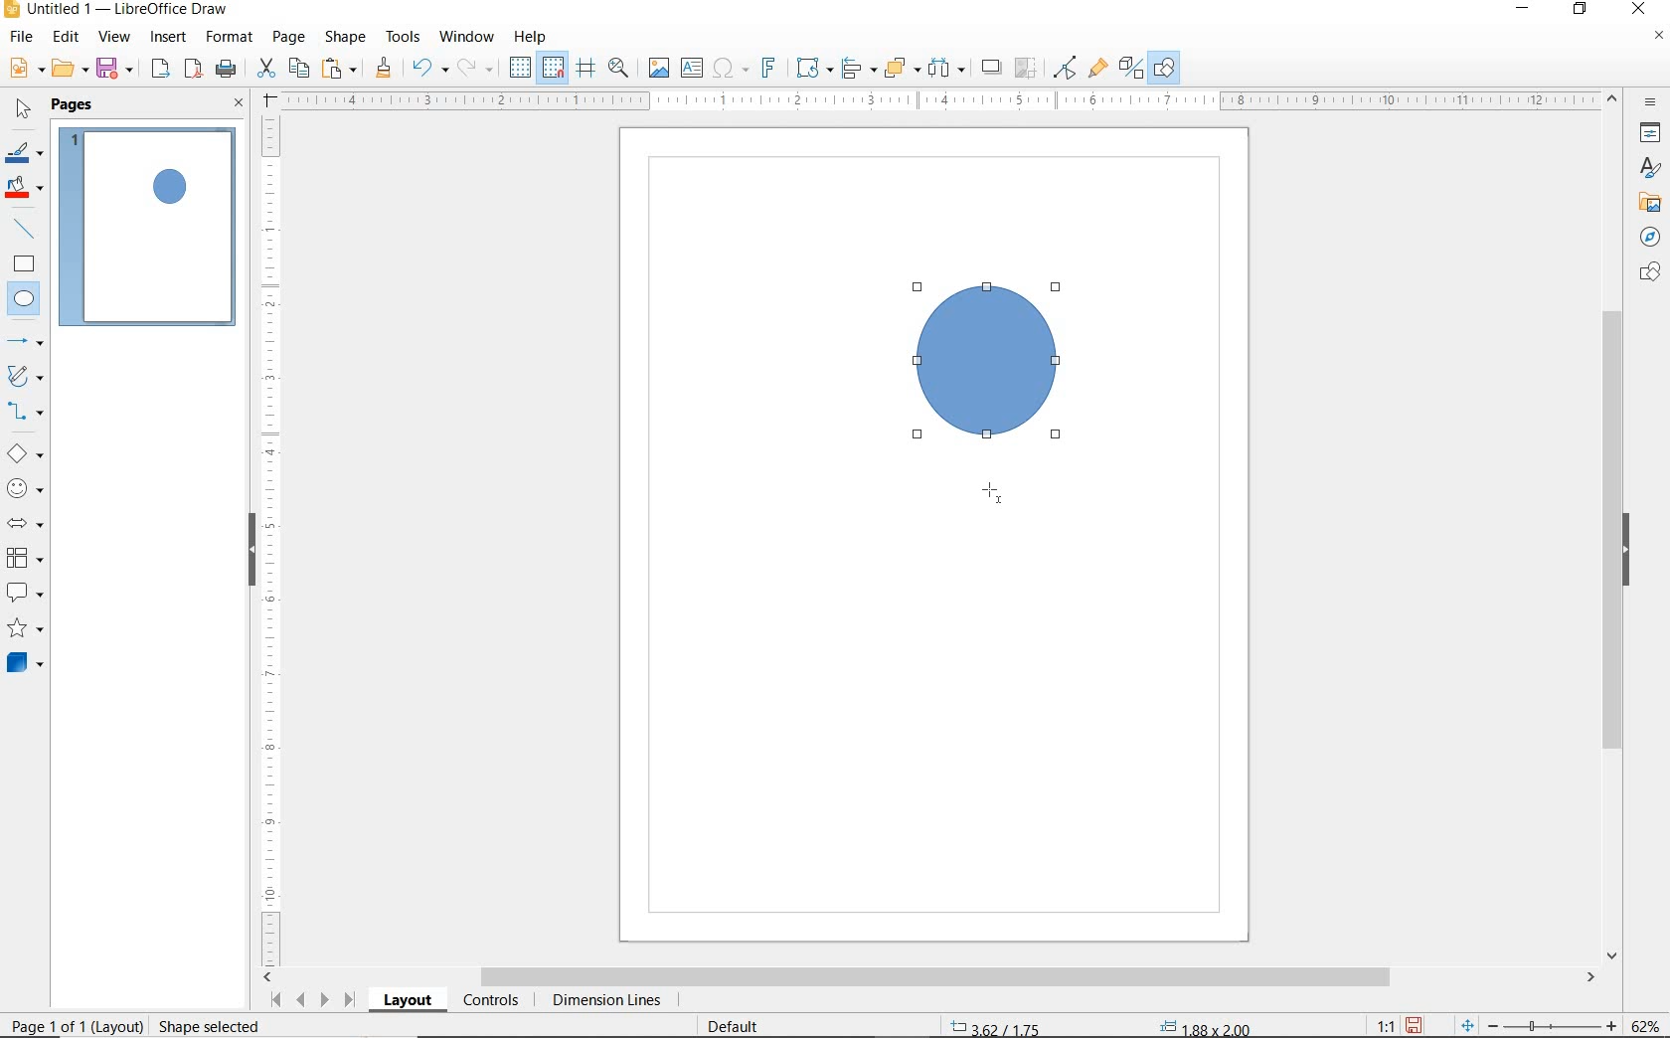 This screenshot has height=1038, width=1670. I want to click on SCROLL NEXT, so click(310, 999).